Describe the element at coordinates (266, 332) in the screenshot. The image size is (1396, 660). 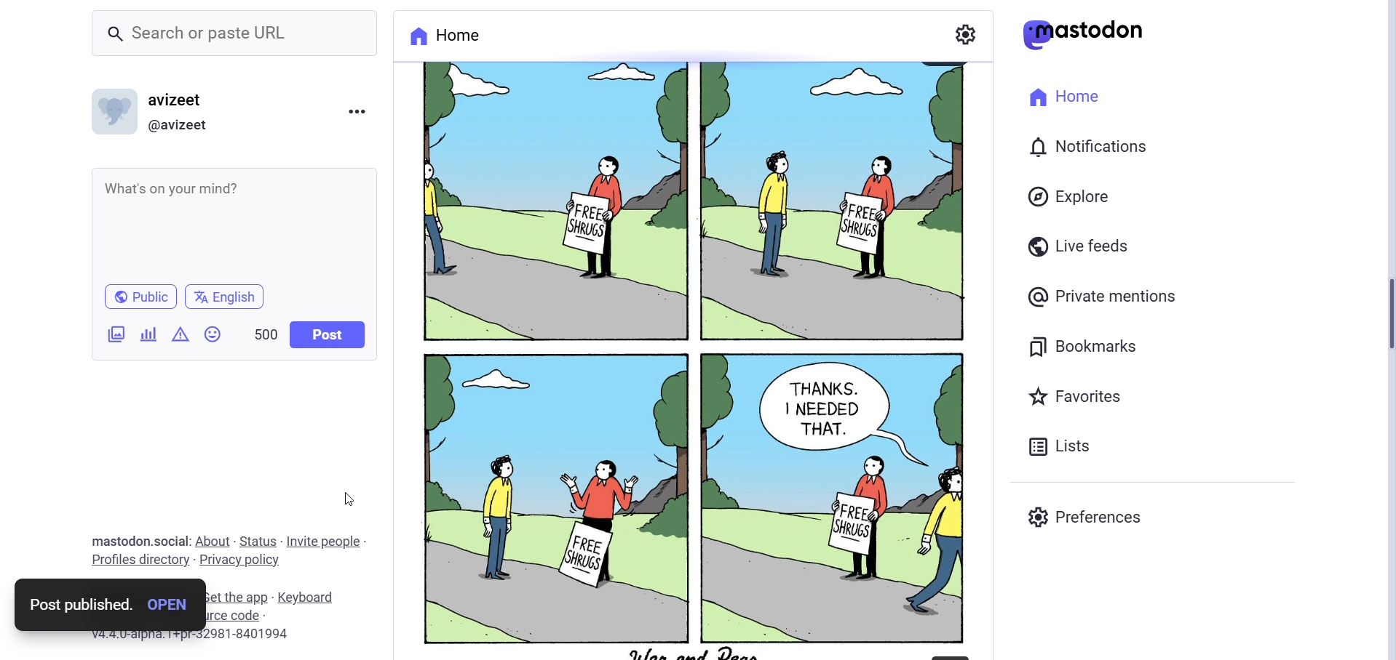
I see `Word Limit` at that location.